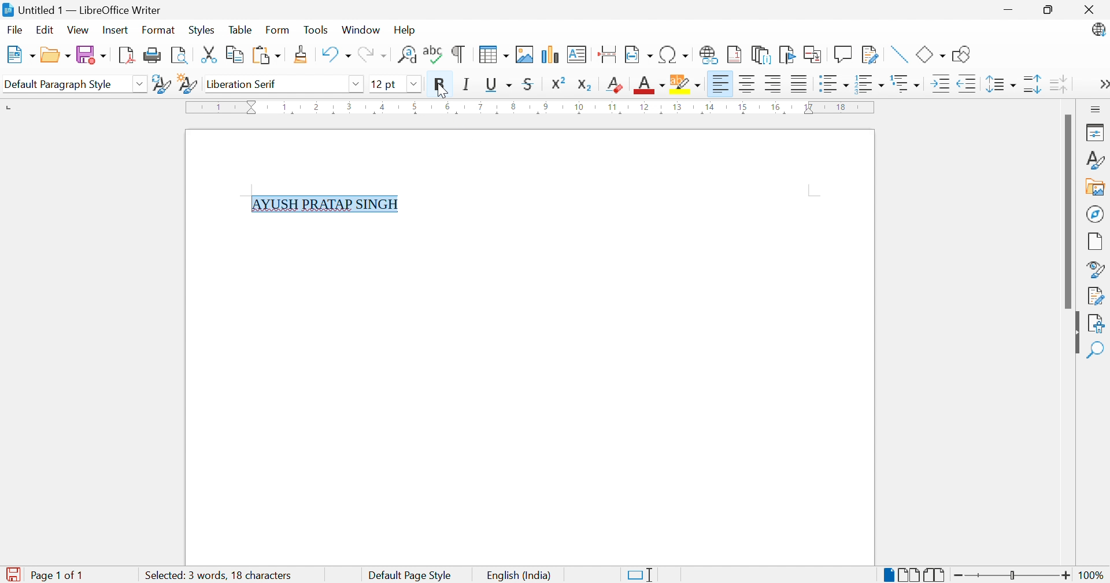 The image size is (1110, 583). What do you see at coordinates (1094, 214) in the screenshot?
I see `Navigator` at bounding box center [1094, 214].